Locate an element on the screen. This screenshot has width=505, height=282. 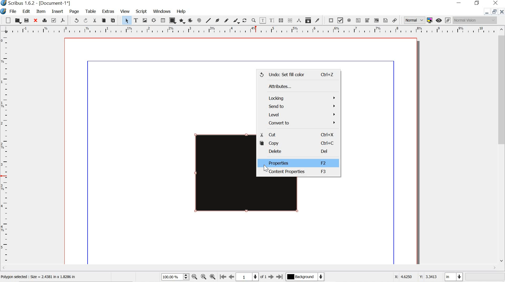
edit in preview mode is located at coordinates (448, 20).